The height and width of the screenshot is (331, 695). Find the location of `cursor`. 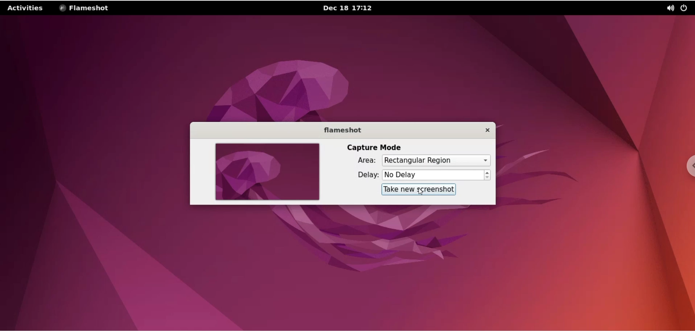

cursor is located at coordinates (423, 192).